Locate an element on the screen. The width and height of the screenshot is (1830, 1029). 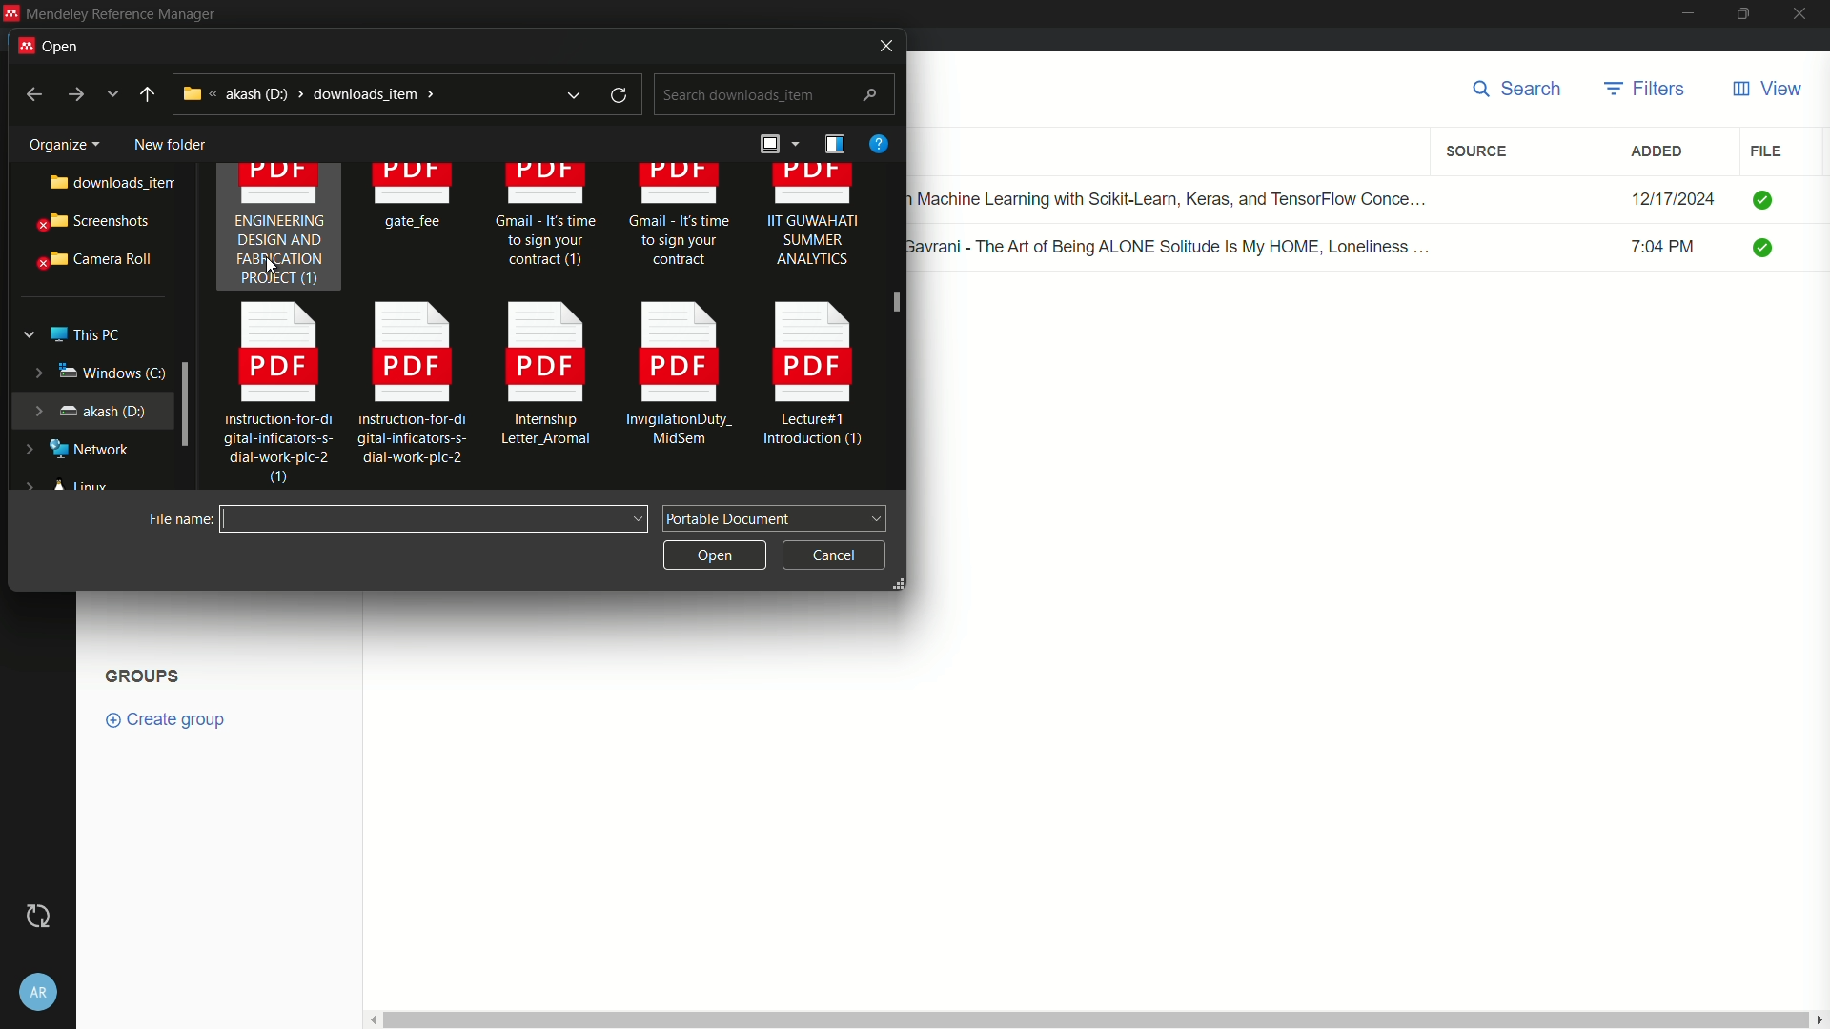
cursor is located at coordinates (274, 271).